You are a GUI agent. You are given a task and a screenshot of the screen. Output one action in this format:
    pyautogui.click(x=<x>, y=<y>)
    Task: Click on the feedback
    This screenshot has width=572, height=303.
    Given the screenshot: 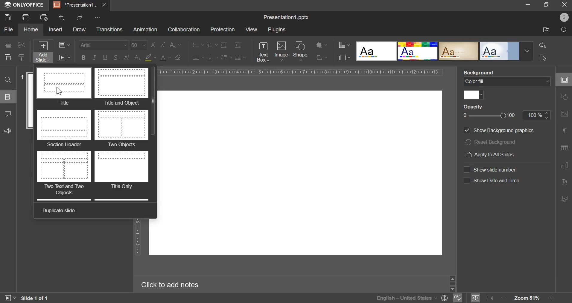 What is the action you would take?
    pyautogui.click(x=7, y=130)
    